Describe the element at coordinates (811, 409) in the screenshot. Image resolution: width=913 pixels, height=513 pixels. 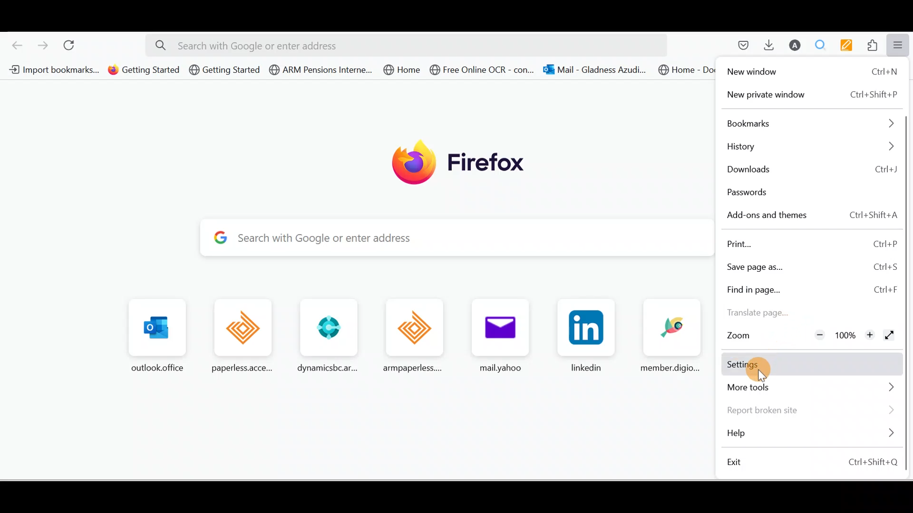
I see `Report broken site` at that location.